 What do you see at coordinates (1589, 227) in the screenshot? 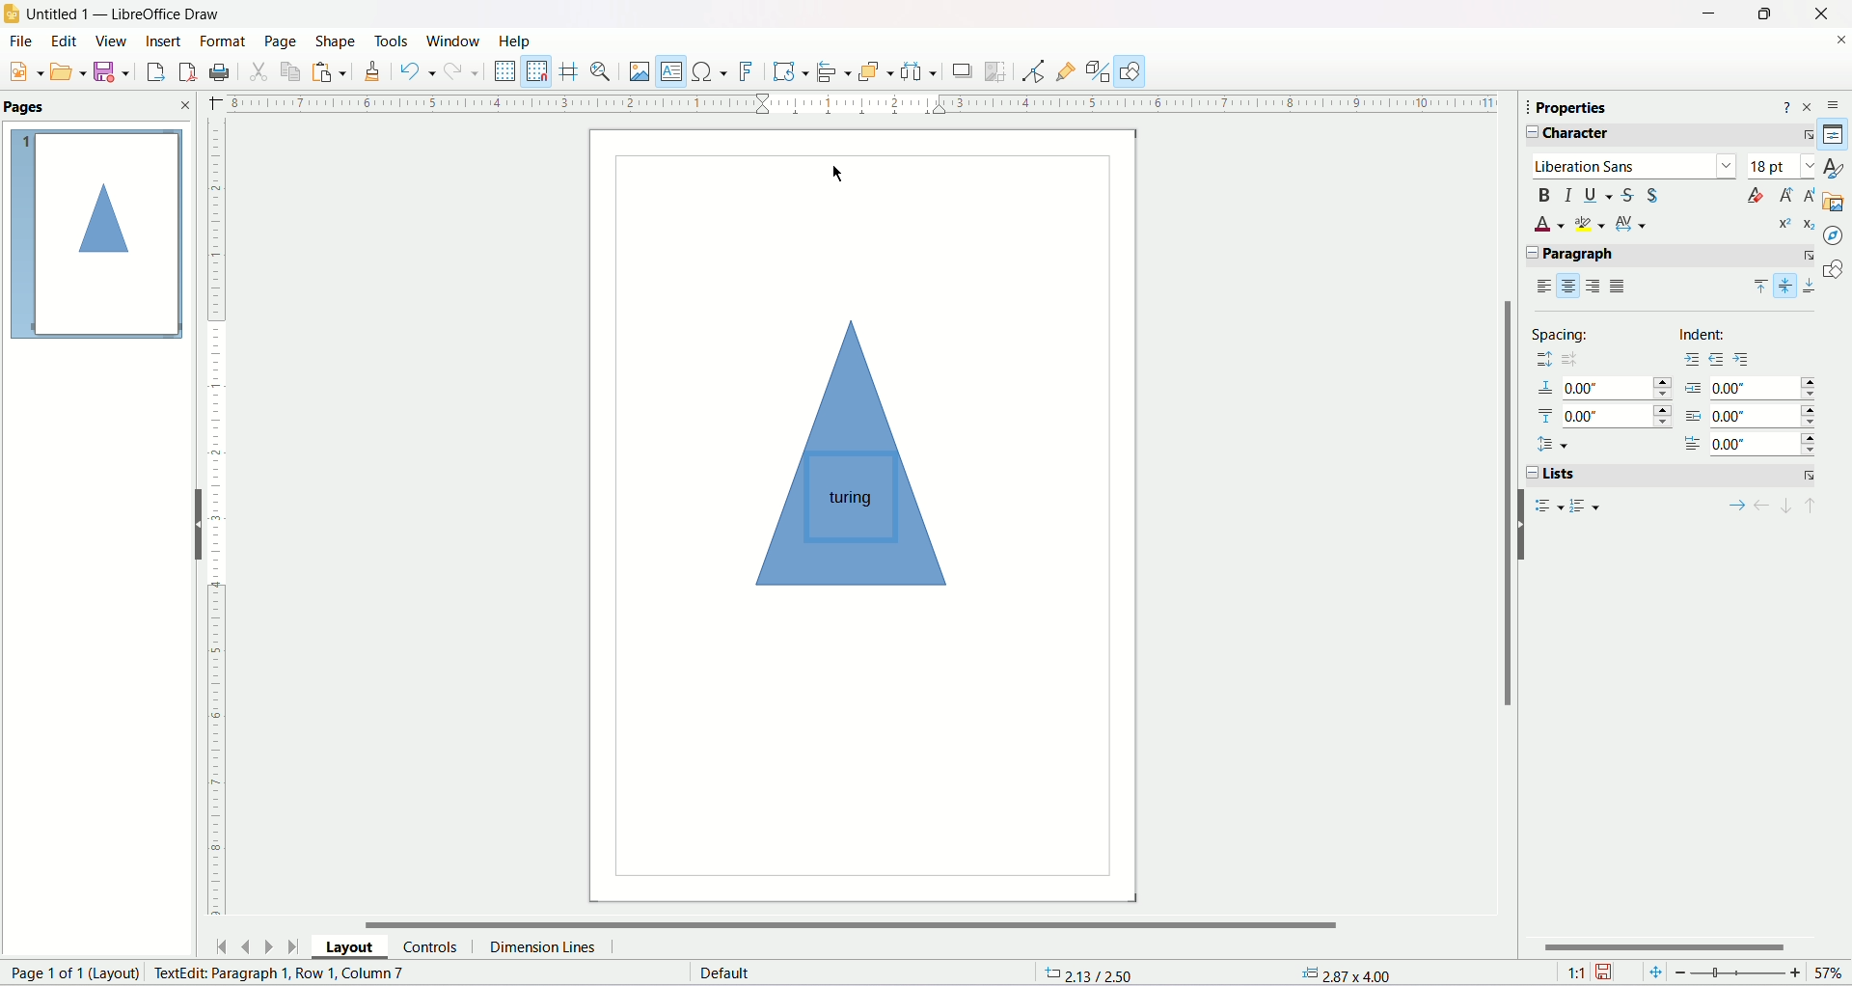
I see `highlighting` at bounding box center [1589, 227].